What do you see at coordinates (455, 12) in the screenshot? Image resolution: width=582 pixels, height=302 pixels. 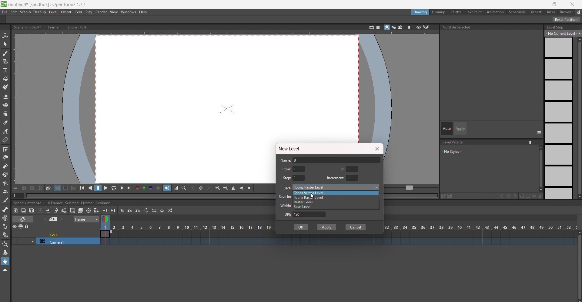 I see `palette` at bounding box center [455, 12].